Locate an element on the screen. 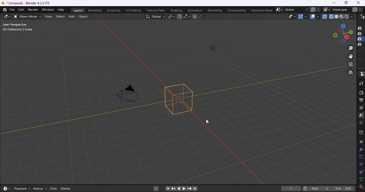 The height and width of the screenshot is (192, 365). marker is located at coordinates (66, 189).